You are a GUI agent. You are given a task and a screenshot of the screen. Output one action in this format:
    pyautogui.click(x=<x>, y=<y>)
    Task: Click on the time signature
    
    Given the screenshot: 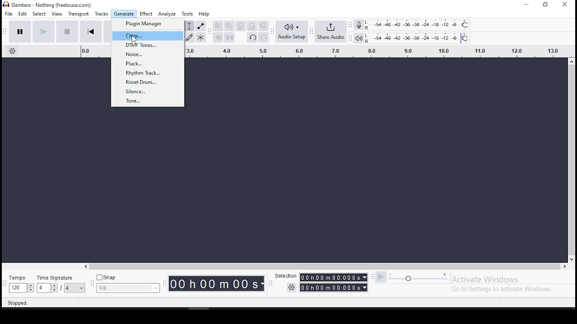 What is the action you would take?
    pyautogui.click(x=61, y=283)
    